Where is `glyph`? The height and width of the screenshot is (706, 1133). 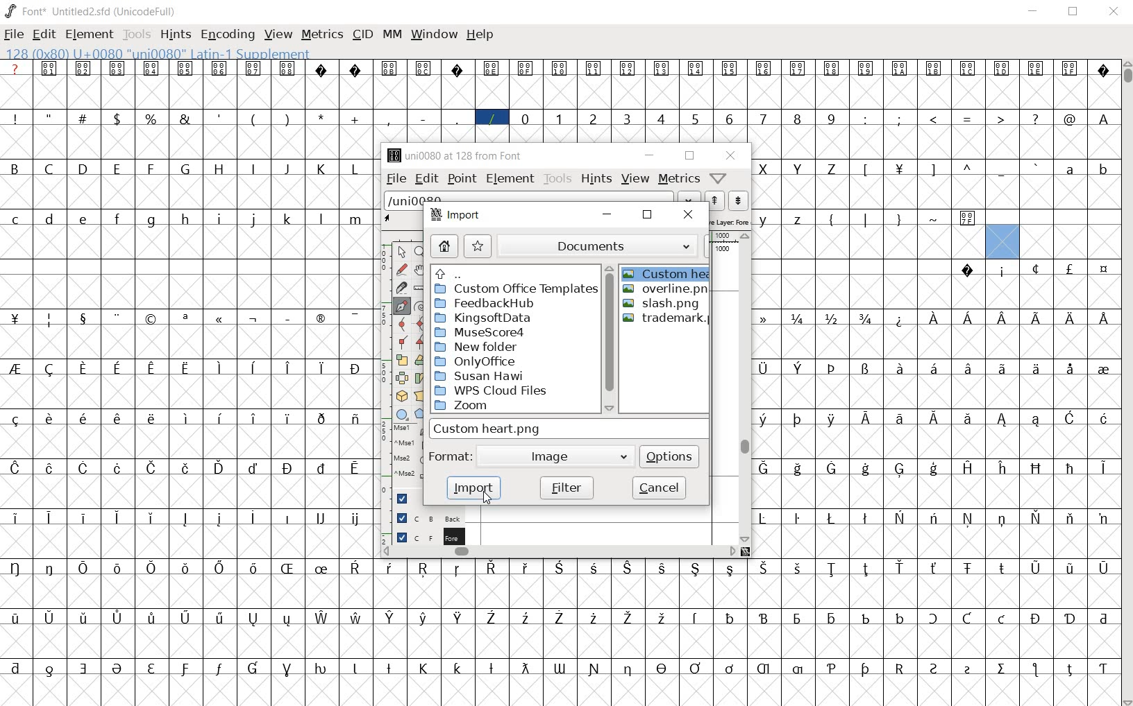
glyph is located at coordinates (321, 419).